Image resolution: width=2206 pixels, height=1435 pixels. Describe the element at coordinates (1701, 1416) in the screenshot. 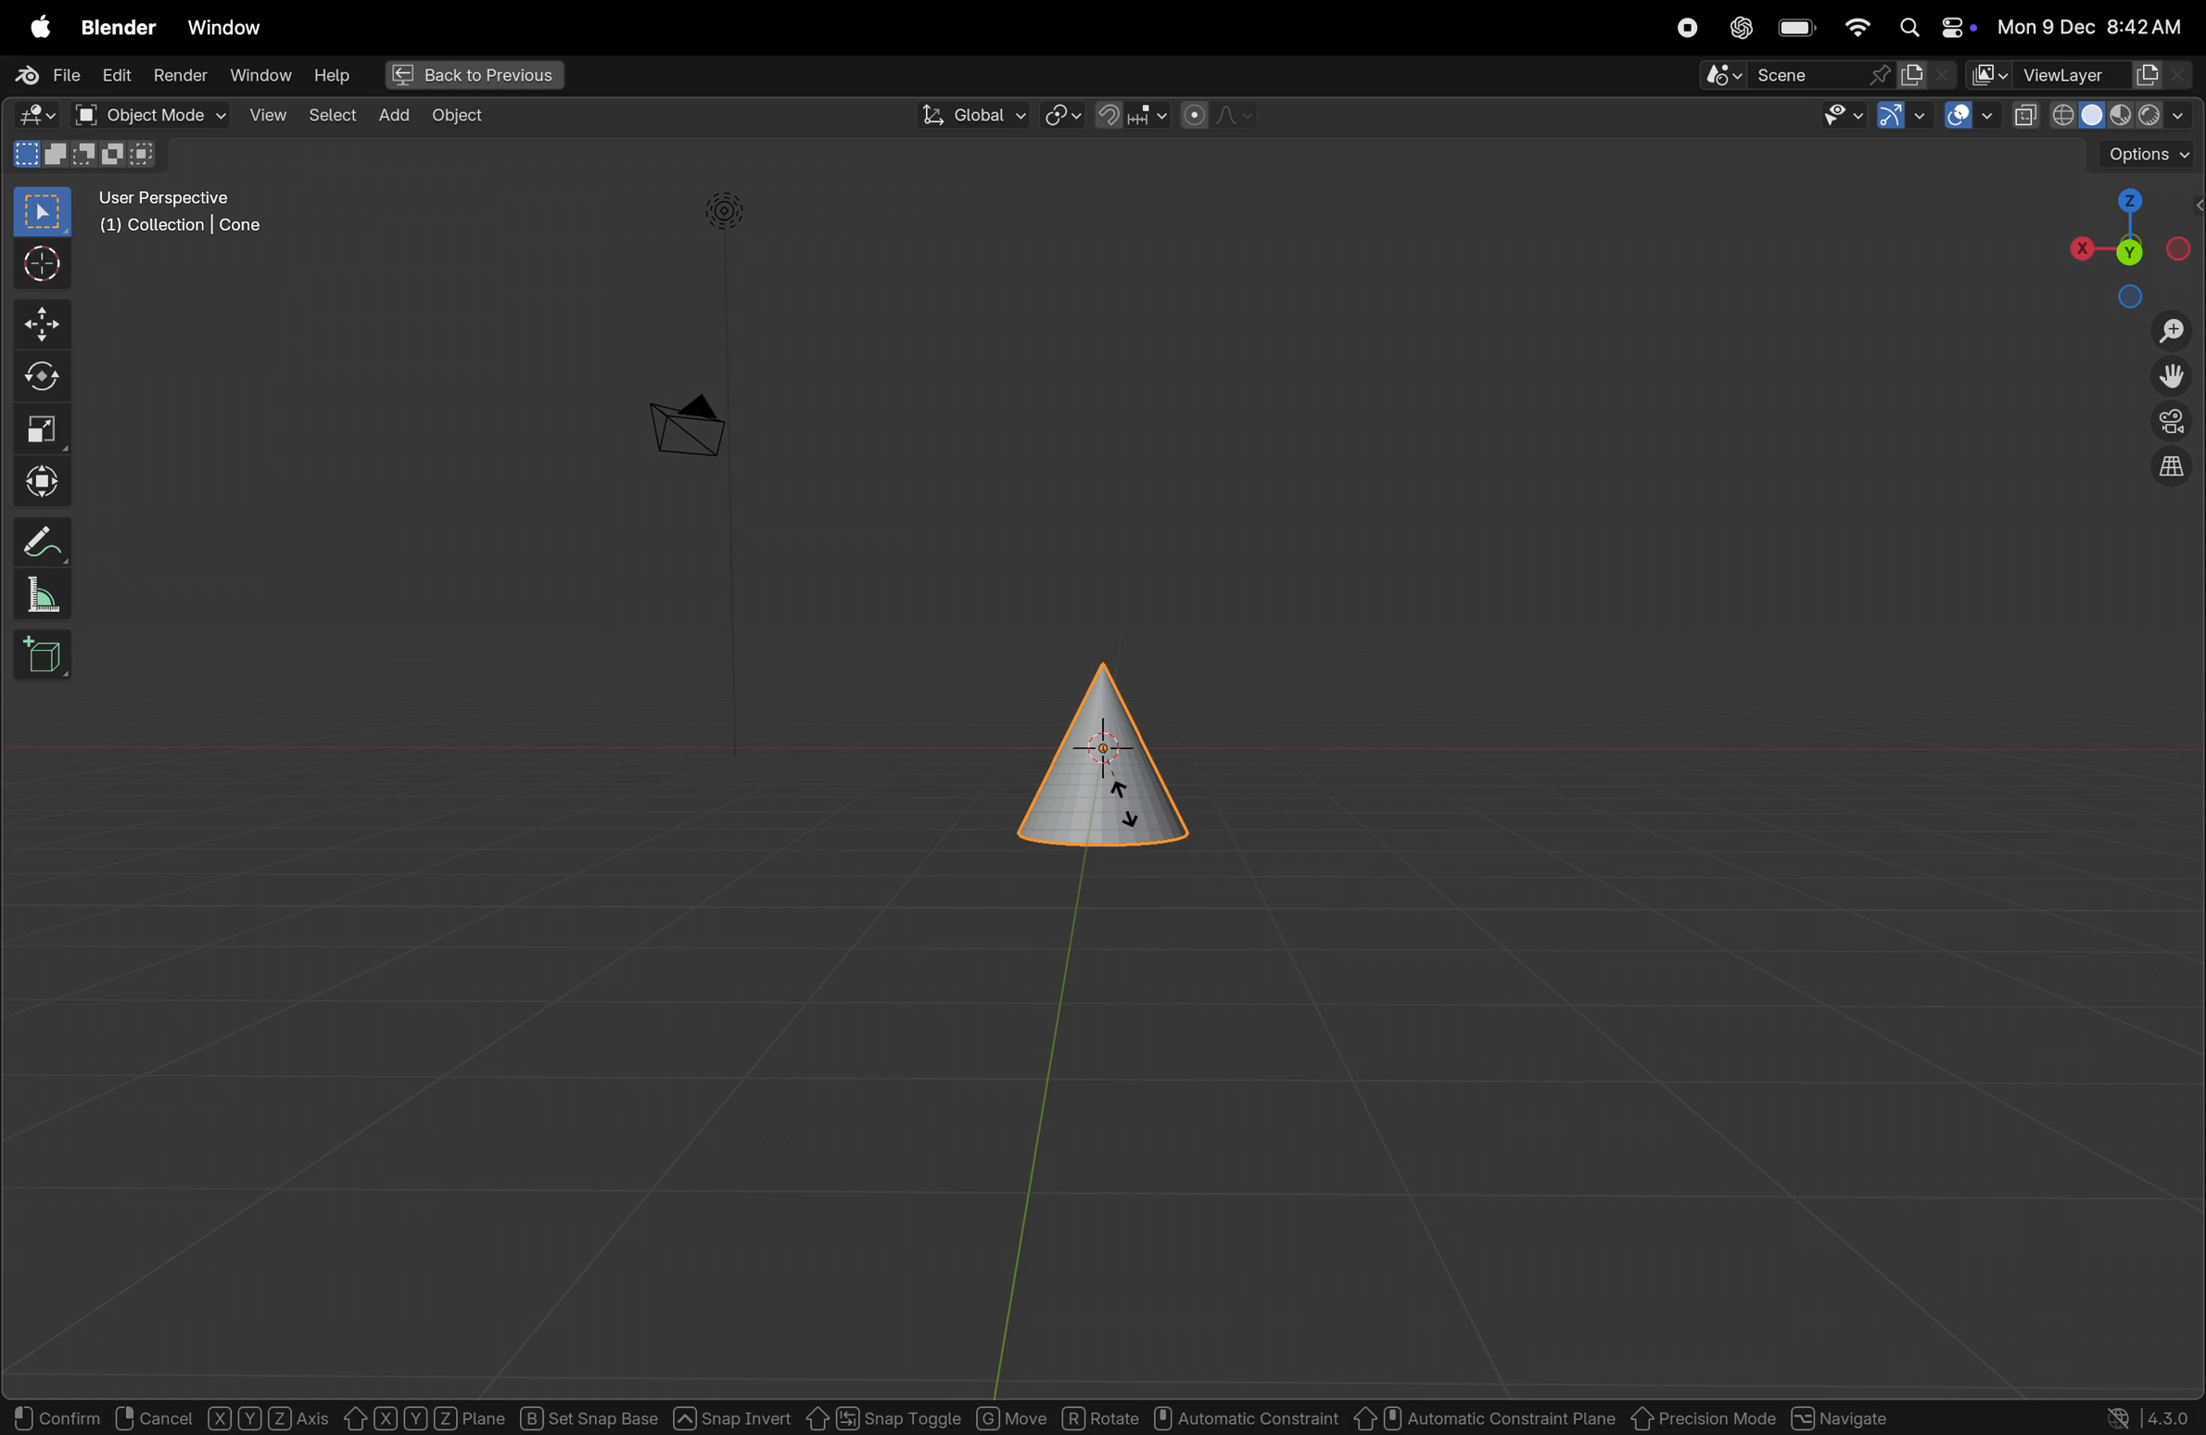

I see `Previous mode` at that location.